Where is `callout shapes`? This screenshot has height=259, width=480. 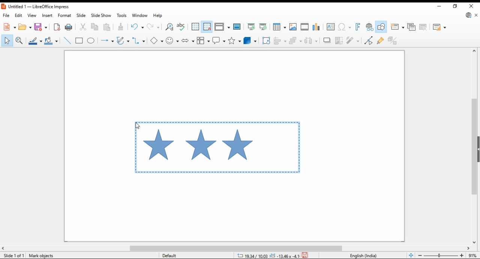
callout shapes is located at coordinates (219, 40).